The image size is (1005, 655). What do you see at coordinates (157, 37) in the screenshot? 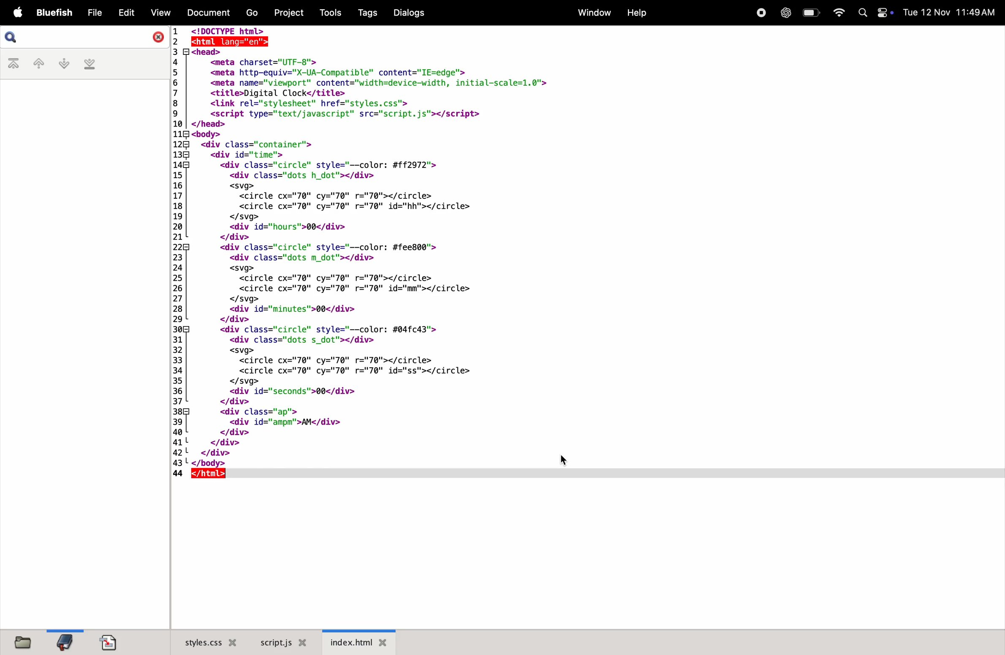
I see `close` at bounding box center [157, 37].